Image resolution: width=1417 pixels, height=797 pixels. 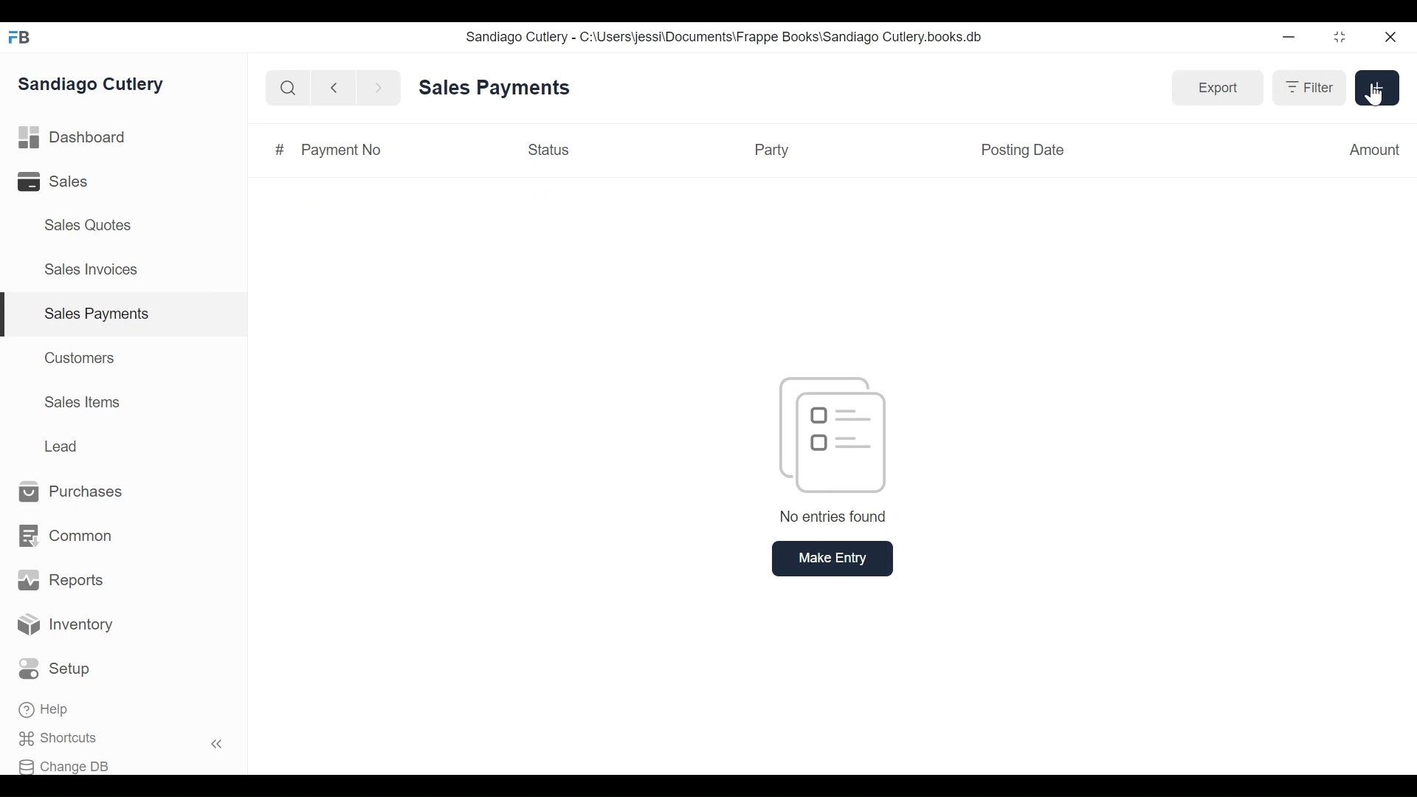 What do you see at coordinates (72, 492) in the screenshot?
I see `Purchases` at bounding box center [72, 492].